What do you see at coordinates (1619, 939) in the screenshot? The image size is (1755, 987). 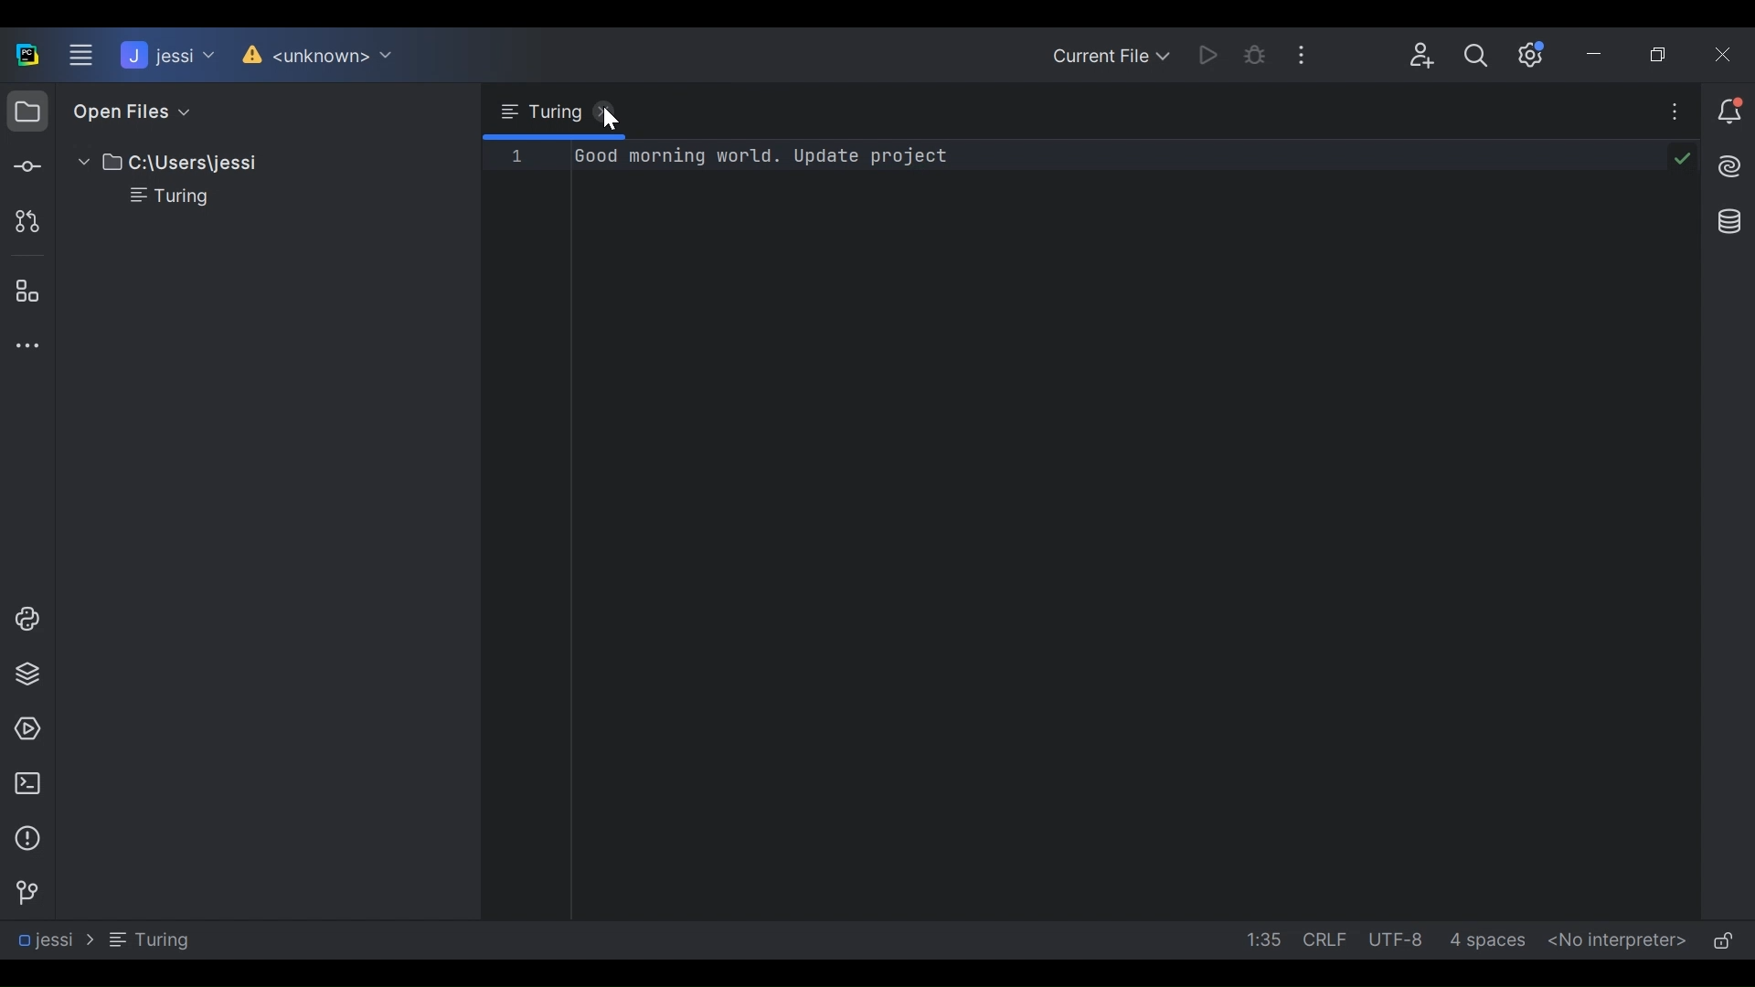 I see `No interpreter` at bounding box center [1619, 939].